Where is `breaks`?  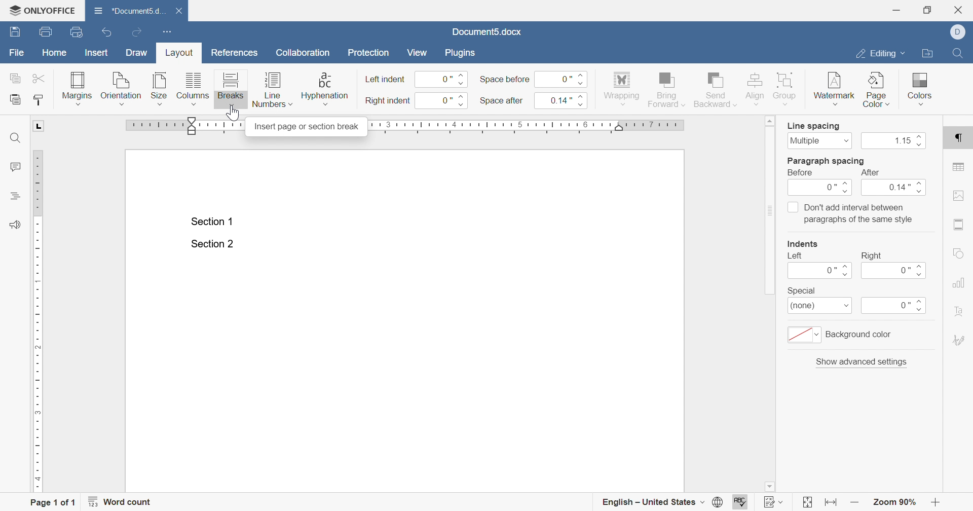
breaks is located at coordinates (231, 89).